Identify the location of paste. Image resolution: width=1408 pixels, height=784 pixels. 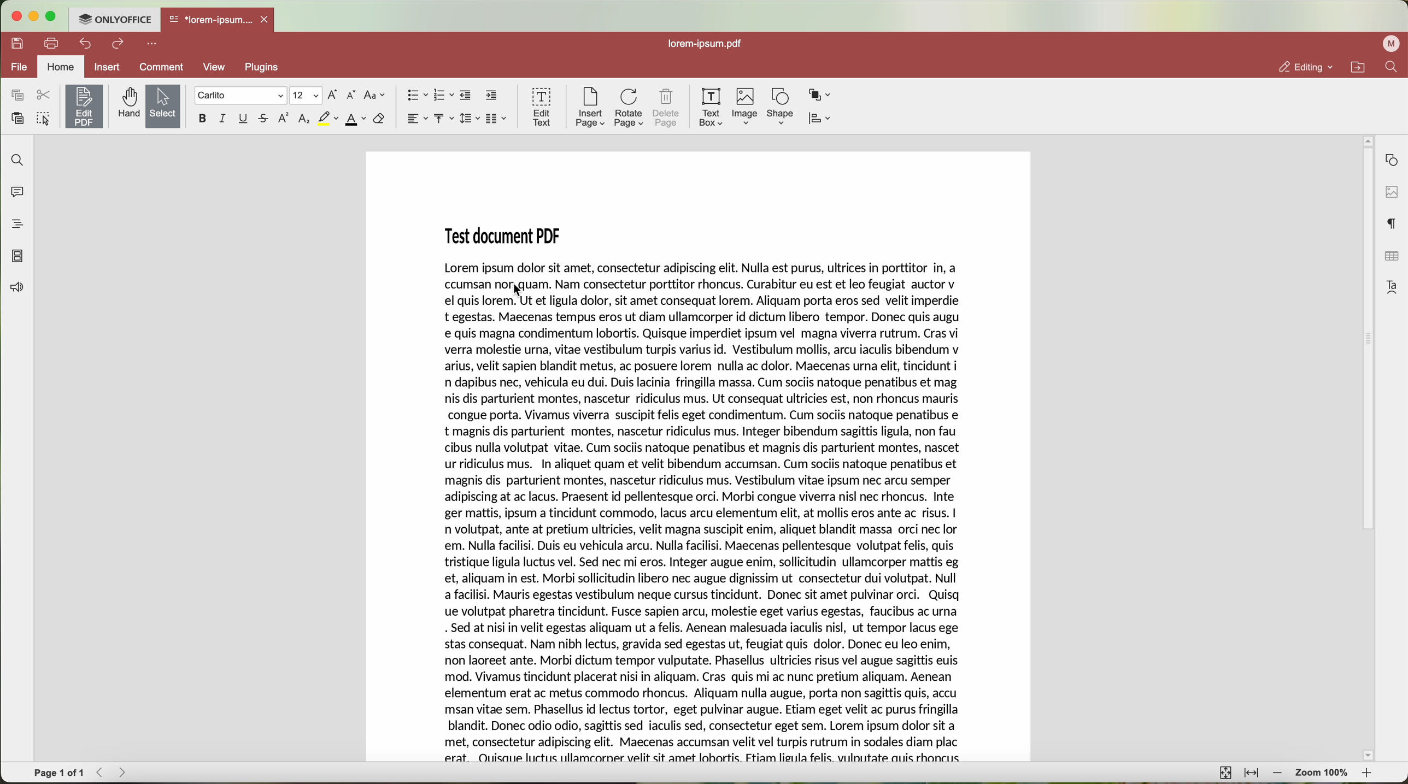
(19, 118).